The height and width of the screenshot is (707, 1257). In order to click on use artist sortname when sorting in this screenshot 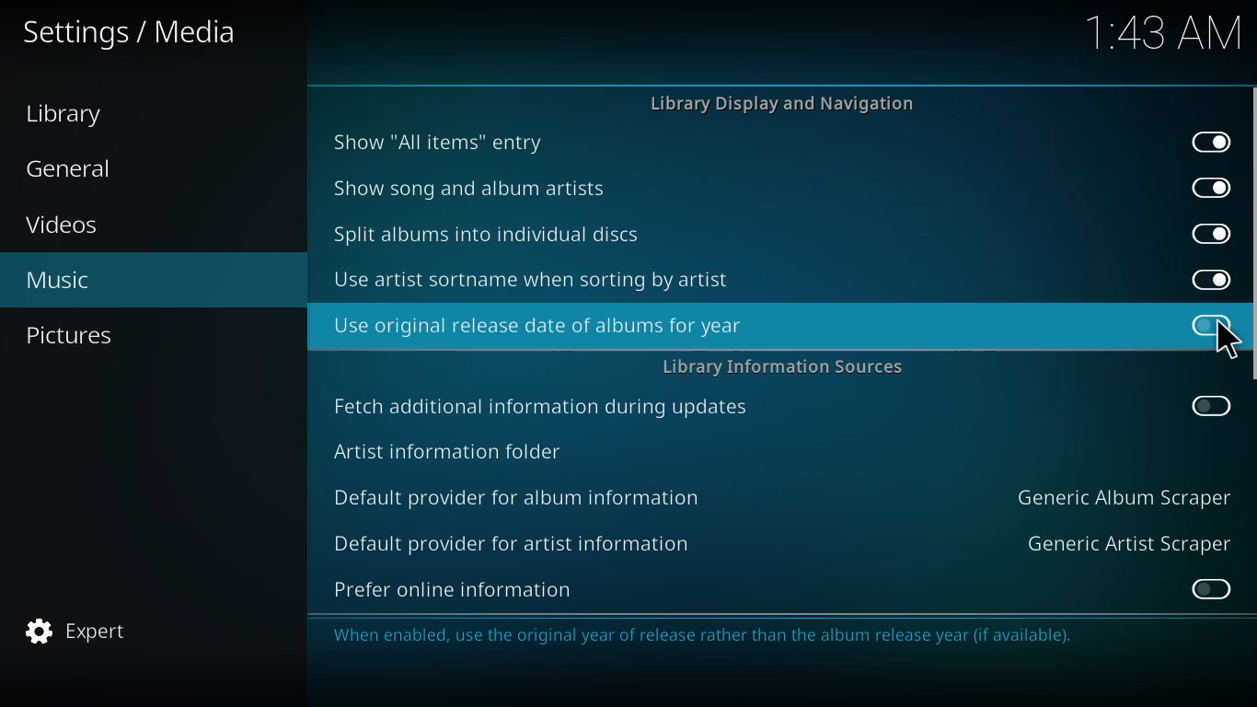, I will do `click(535, 279)`.